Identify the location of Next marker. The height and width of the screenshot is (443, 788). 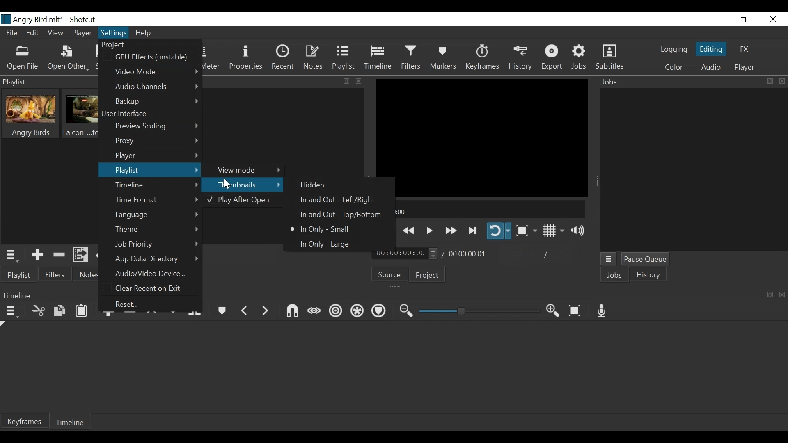
(265, 314).